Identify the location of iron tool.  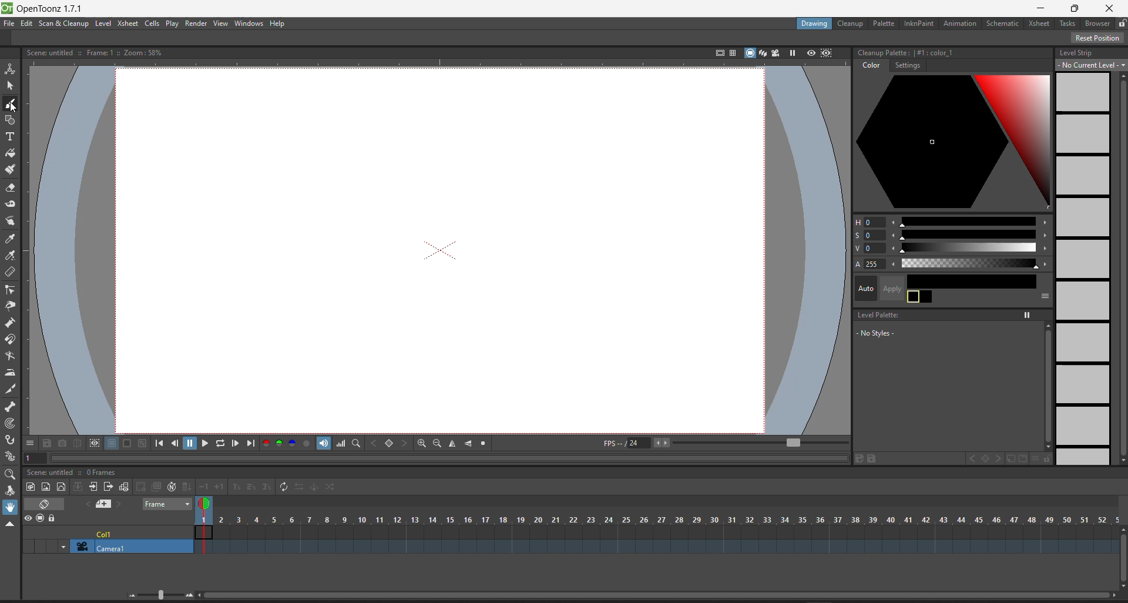
(10, 374).